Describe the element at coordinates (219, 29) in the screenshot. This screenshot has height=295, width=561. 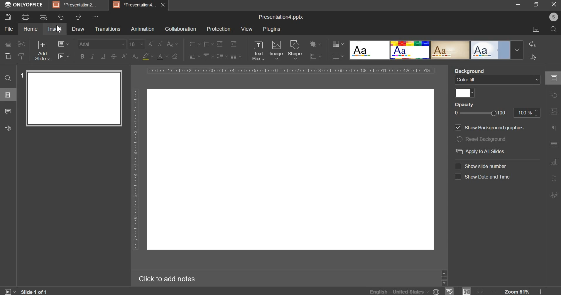
I see `protection` at that location.